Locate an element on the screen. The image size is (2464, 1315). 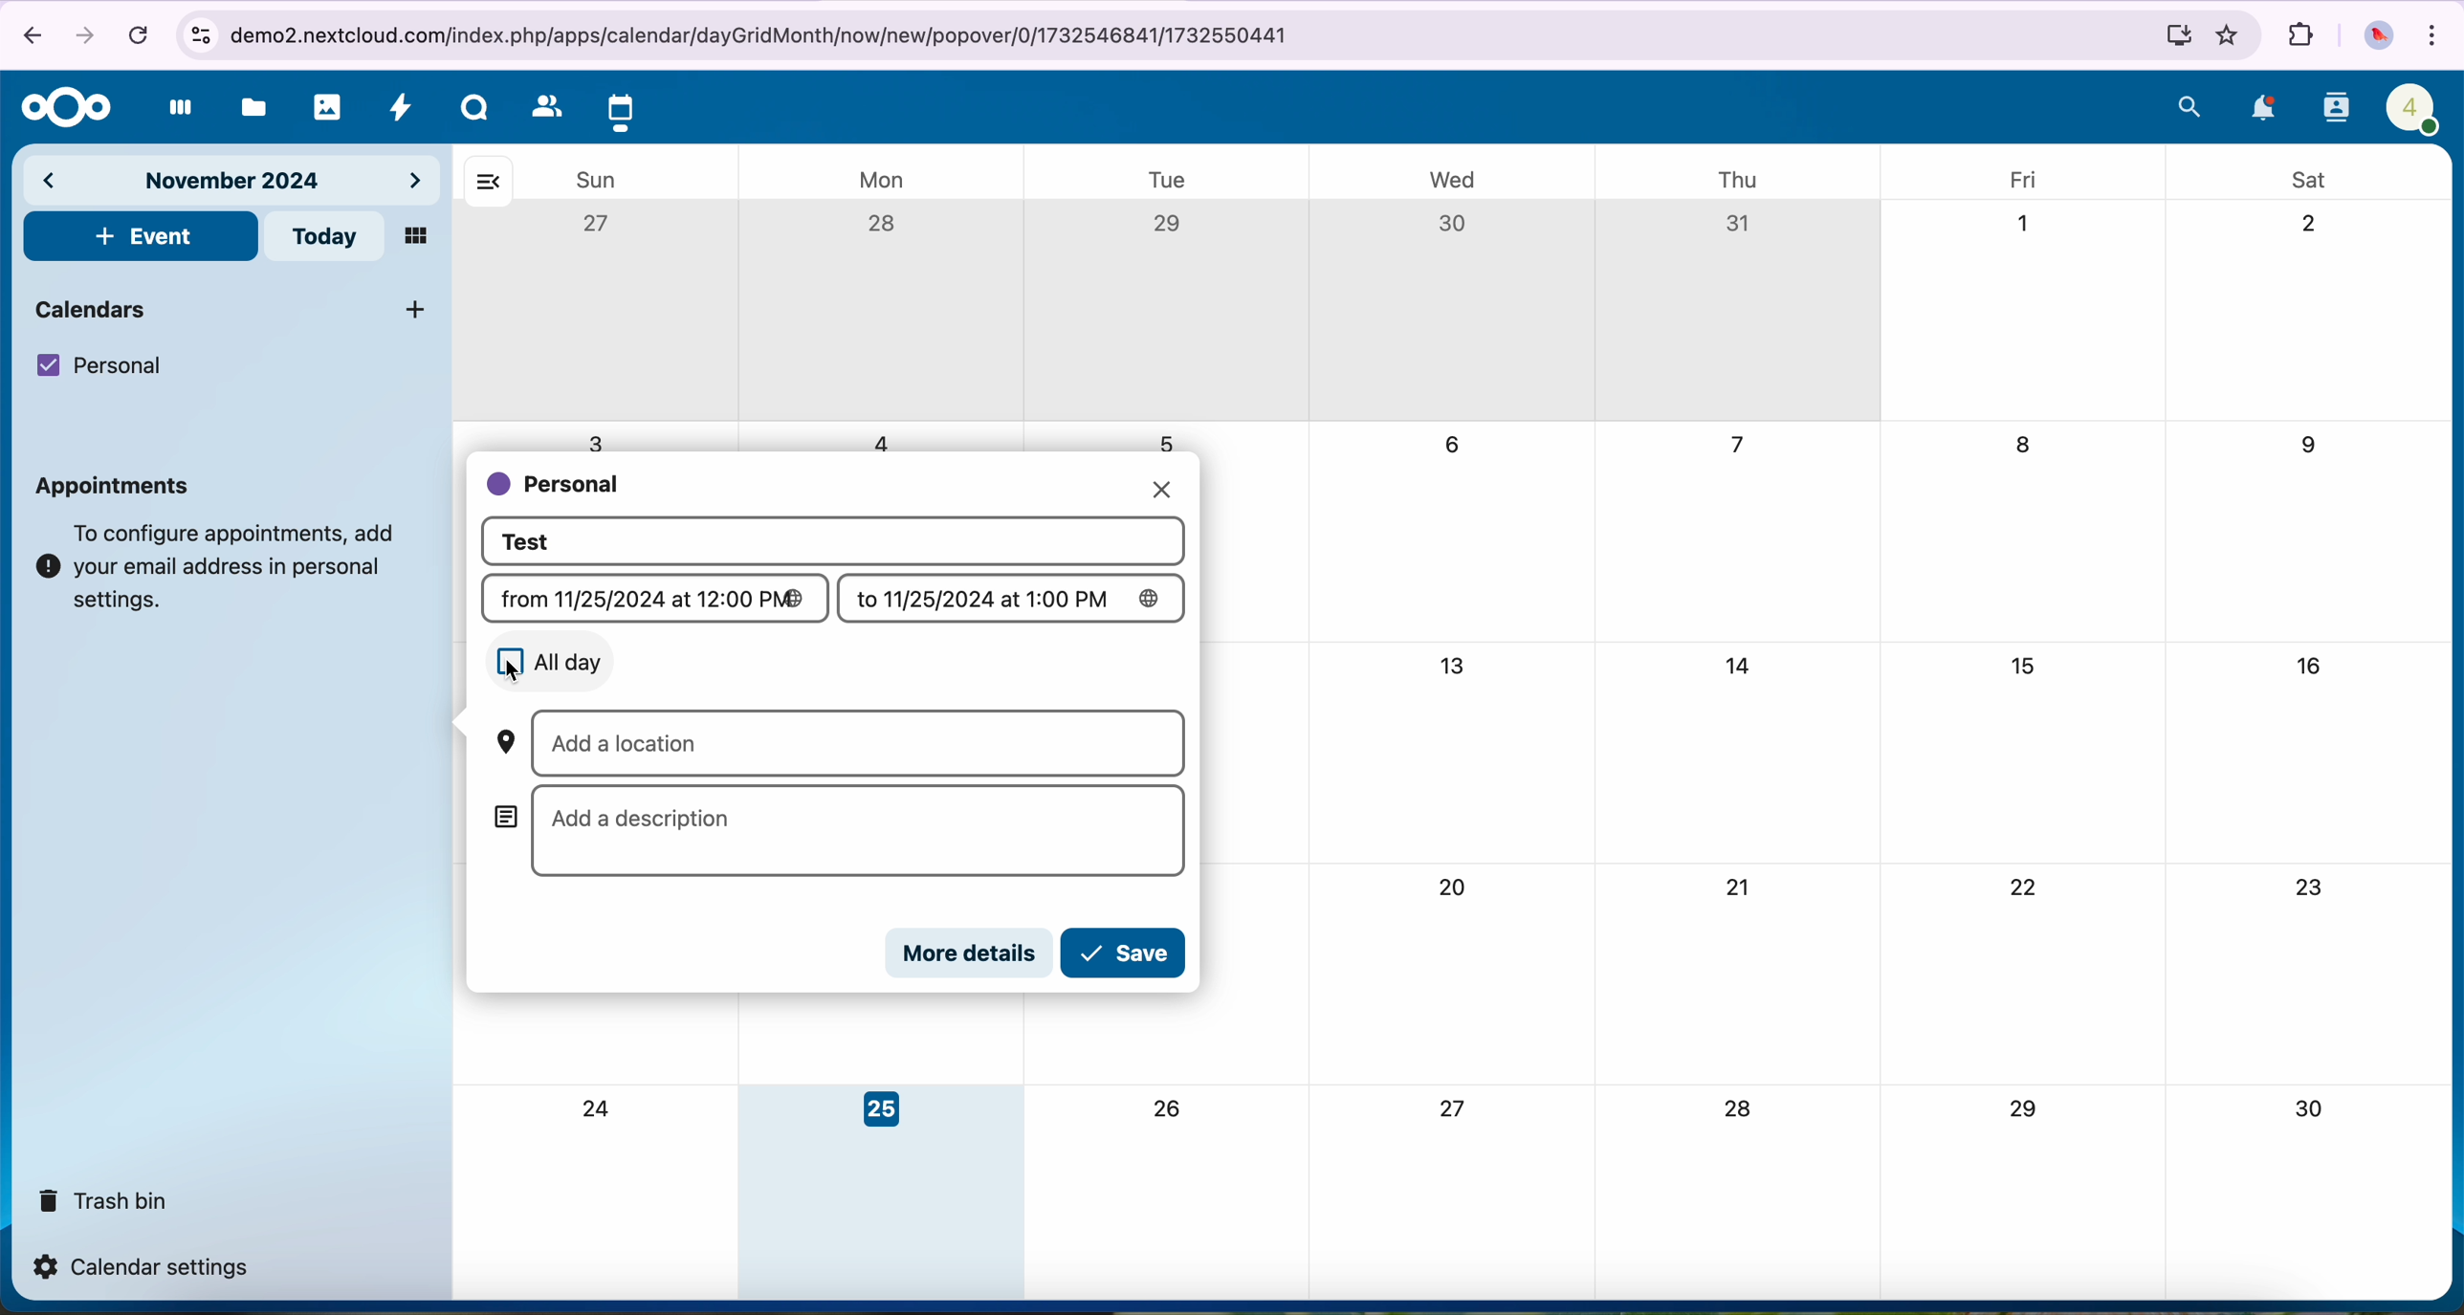
URL is located at coordinates (768, 33).